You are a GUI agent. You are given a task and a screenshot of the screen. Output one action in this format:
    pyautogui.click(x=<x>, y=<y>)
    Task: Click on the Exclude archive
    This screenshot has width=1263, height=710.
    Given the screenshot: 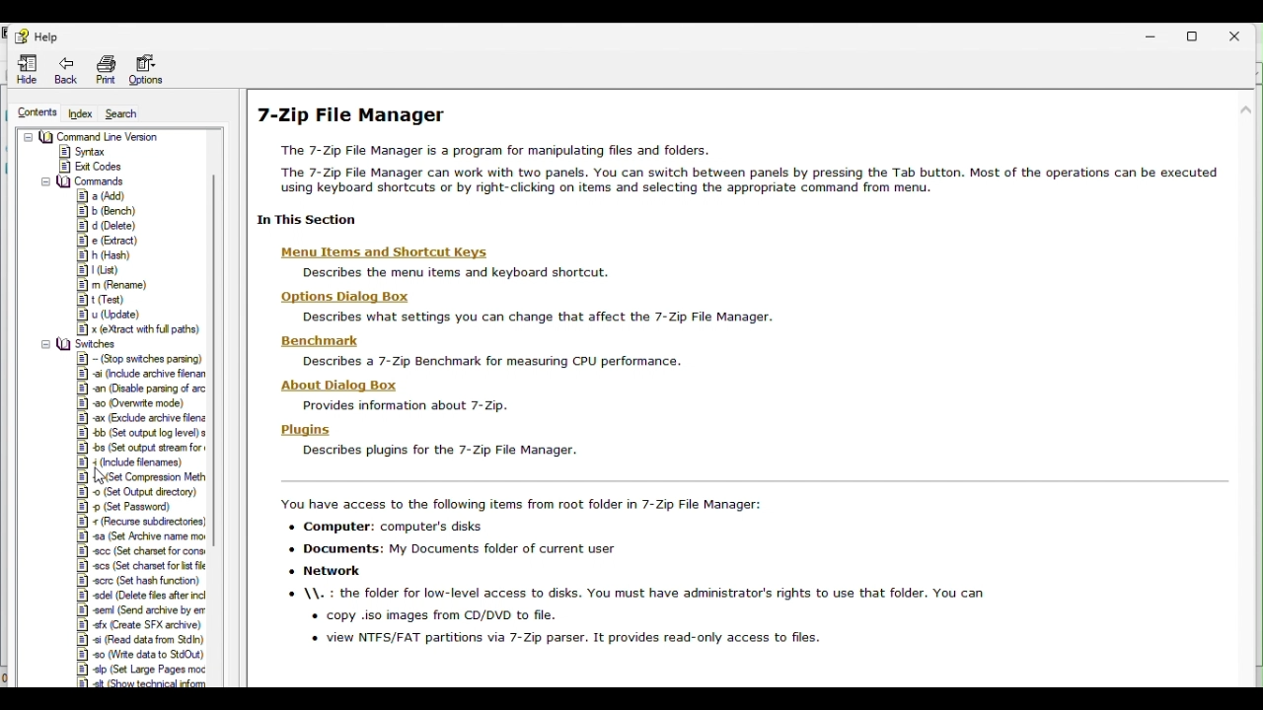 What is the action you would take?
    pyautogui.click(x=140, y=419)
    